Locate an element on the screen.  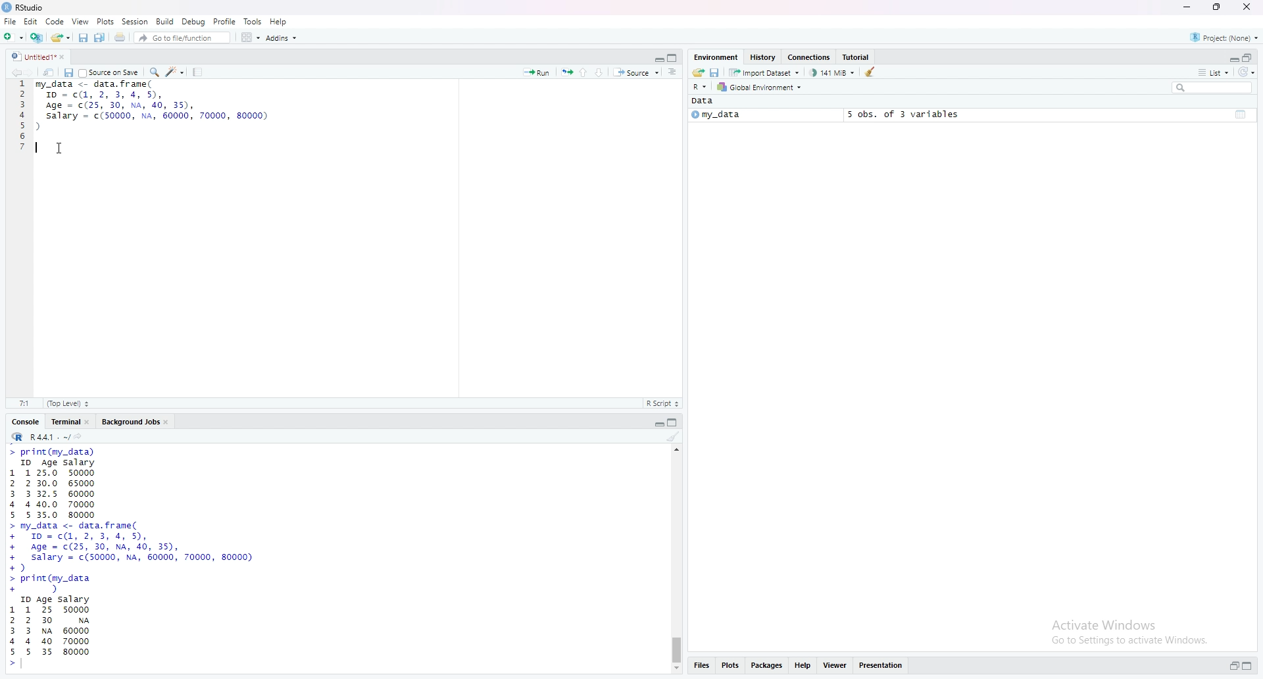
view is located at coordinates (80, 21).